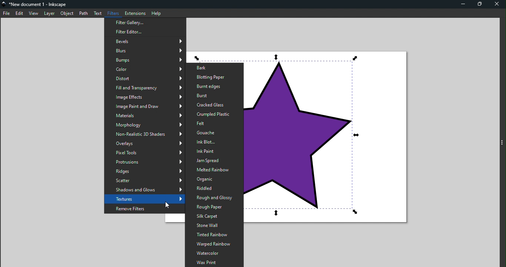 This screenshot has height=267, width=506. Describe the element at coordinates (215, 253) in the screenshot. I see `Watercolor` at that location.